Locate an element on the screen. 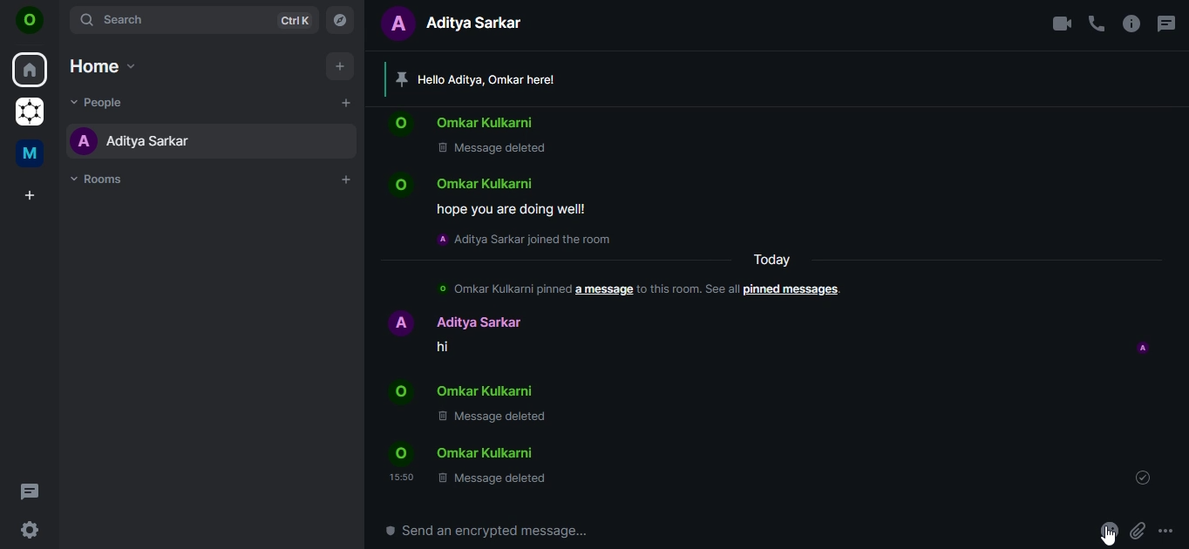  me is located at coordinates (28, 153).